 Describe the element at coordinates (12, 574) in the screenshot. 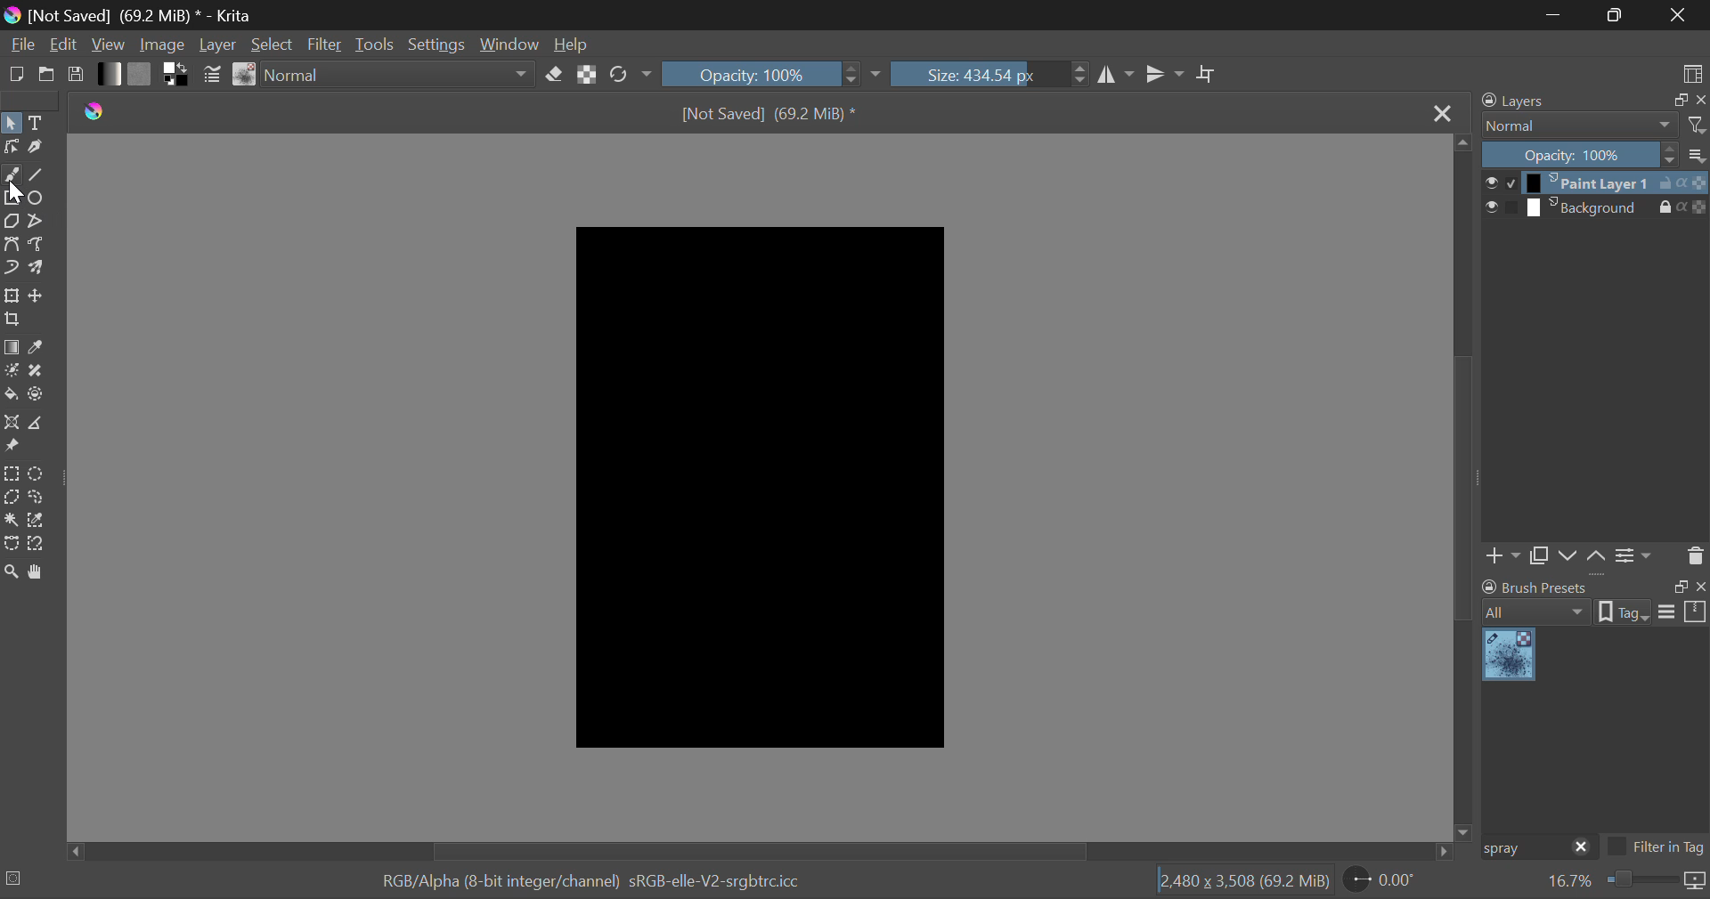

I see `Zoom` at that location.